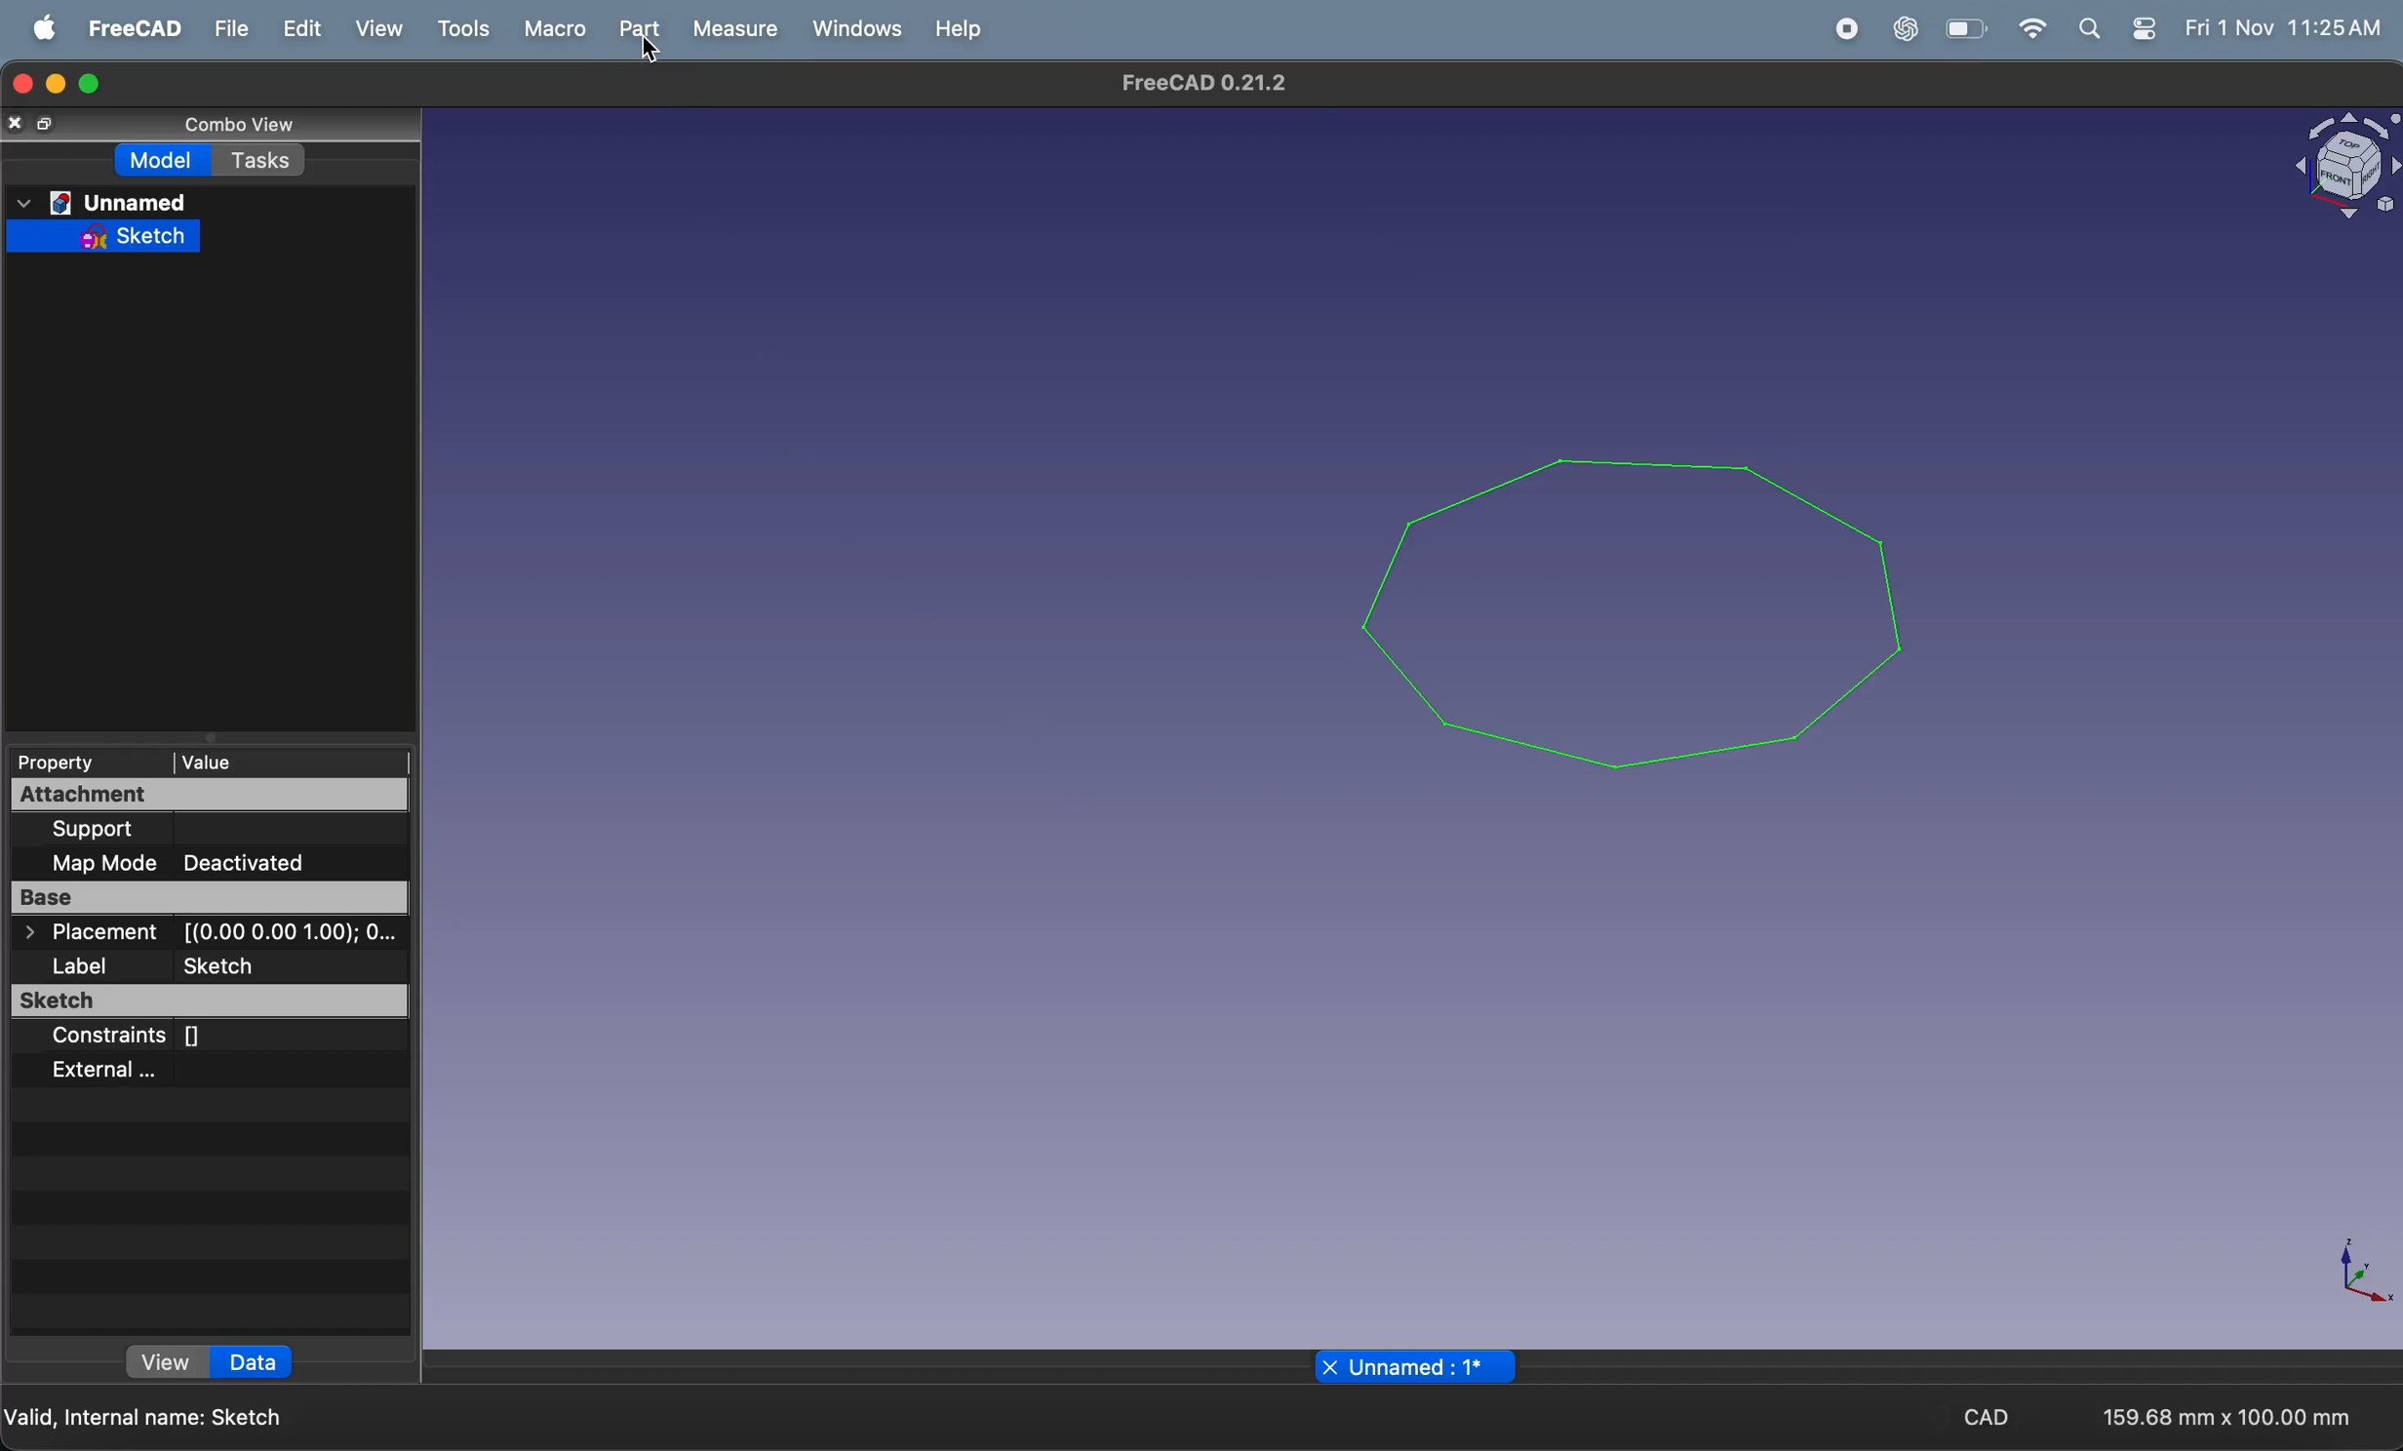  What do you see at coordinates (1998, 1417) in the screenshot?
I see `CAD` at bounding box center [1998, 1417].